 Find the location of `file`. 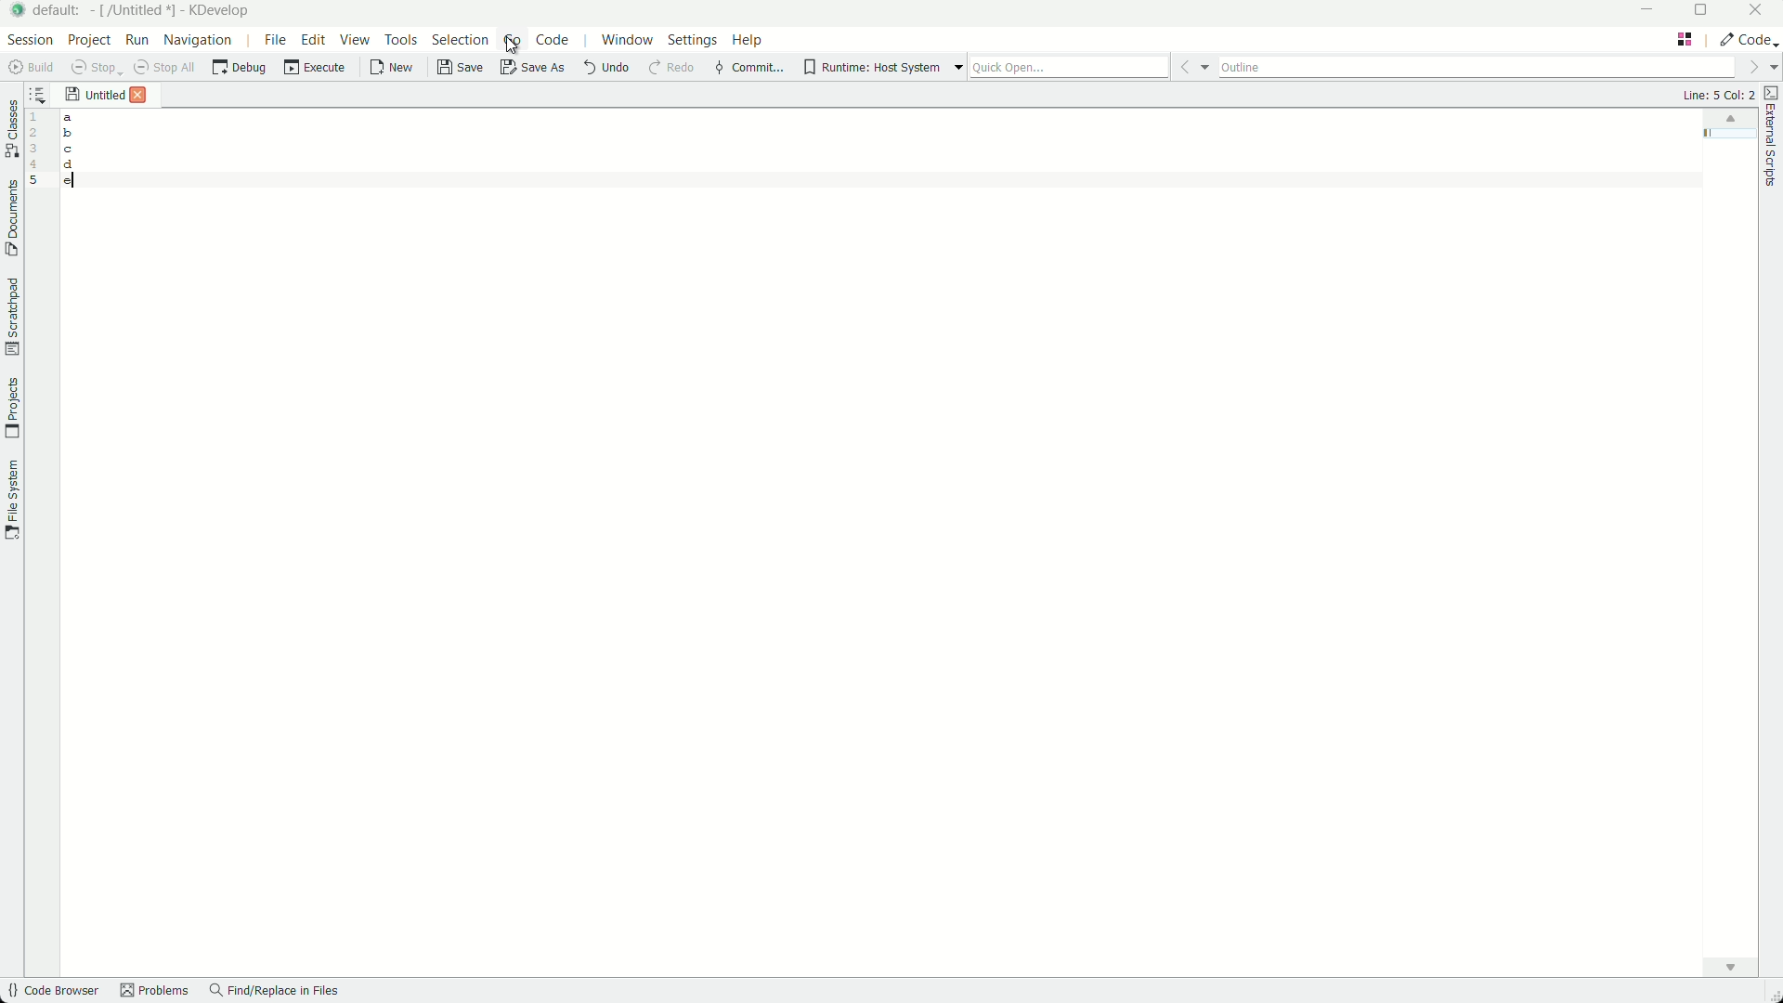

file is located at coordinates (271, 40).